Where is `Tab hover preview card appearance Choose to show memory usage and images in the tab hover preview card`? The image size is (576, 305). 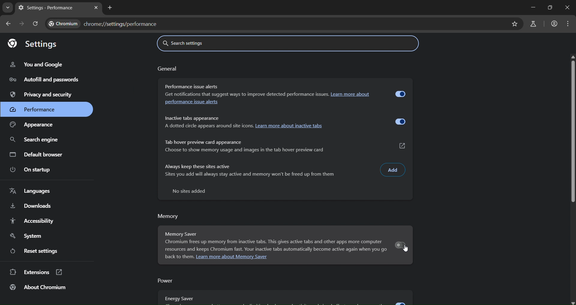
Tab hover preview card appearance Choose to show memory usage and images in the tab hover preview card is located at coordinates (259, 146).